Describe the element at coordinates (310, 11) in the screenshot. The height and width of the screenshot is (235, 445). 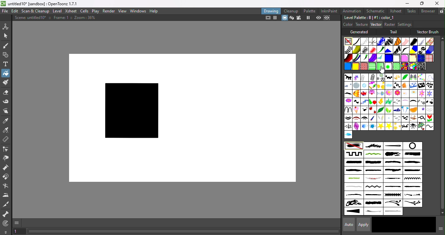
I see `Palette` at that location.